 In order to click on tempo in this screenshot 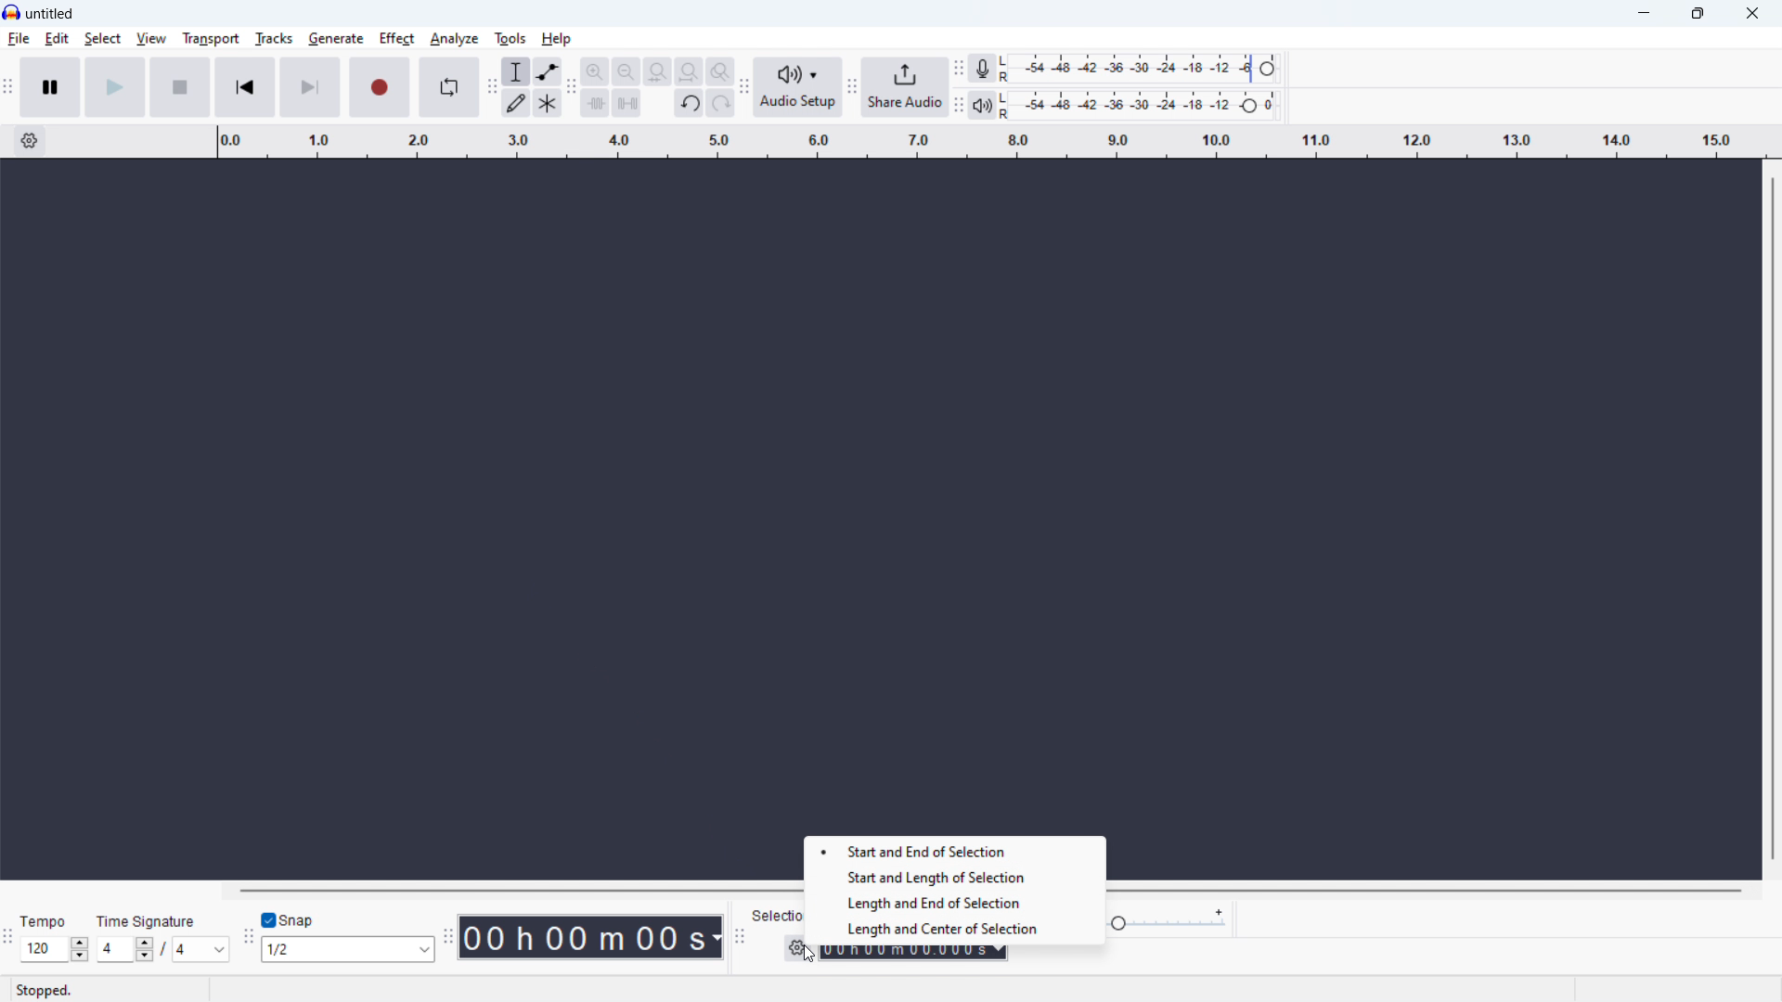, I will do `click(43, 921)`.